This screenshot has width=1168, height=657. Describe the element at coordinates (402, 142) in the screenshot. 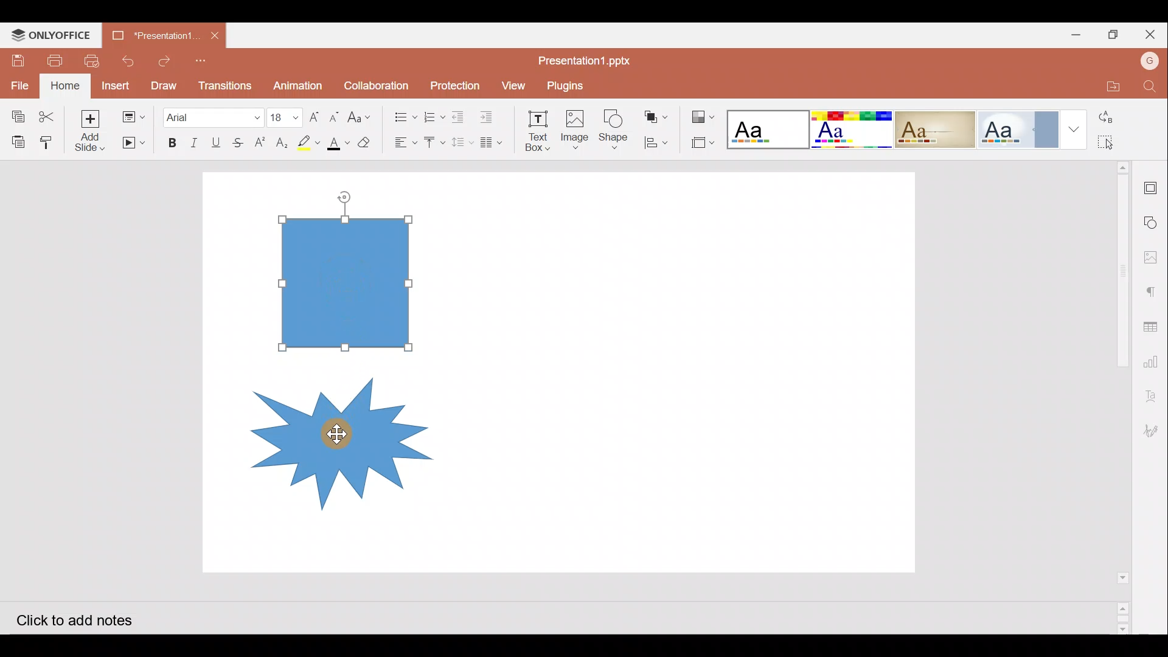

I see `Horizontal align` at that location.